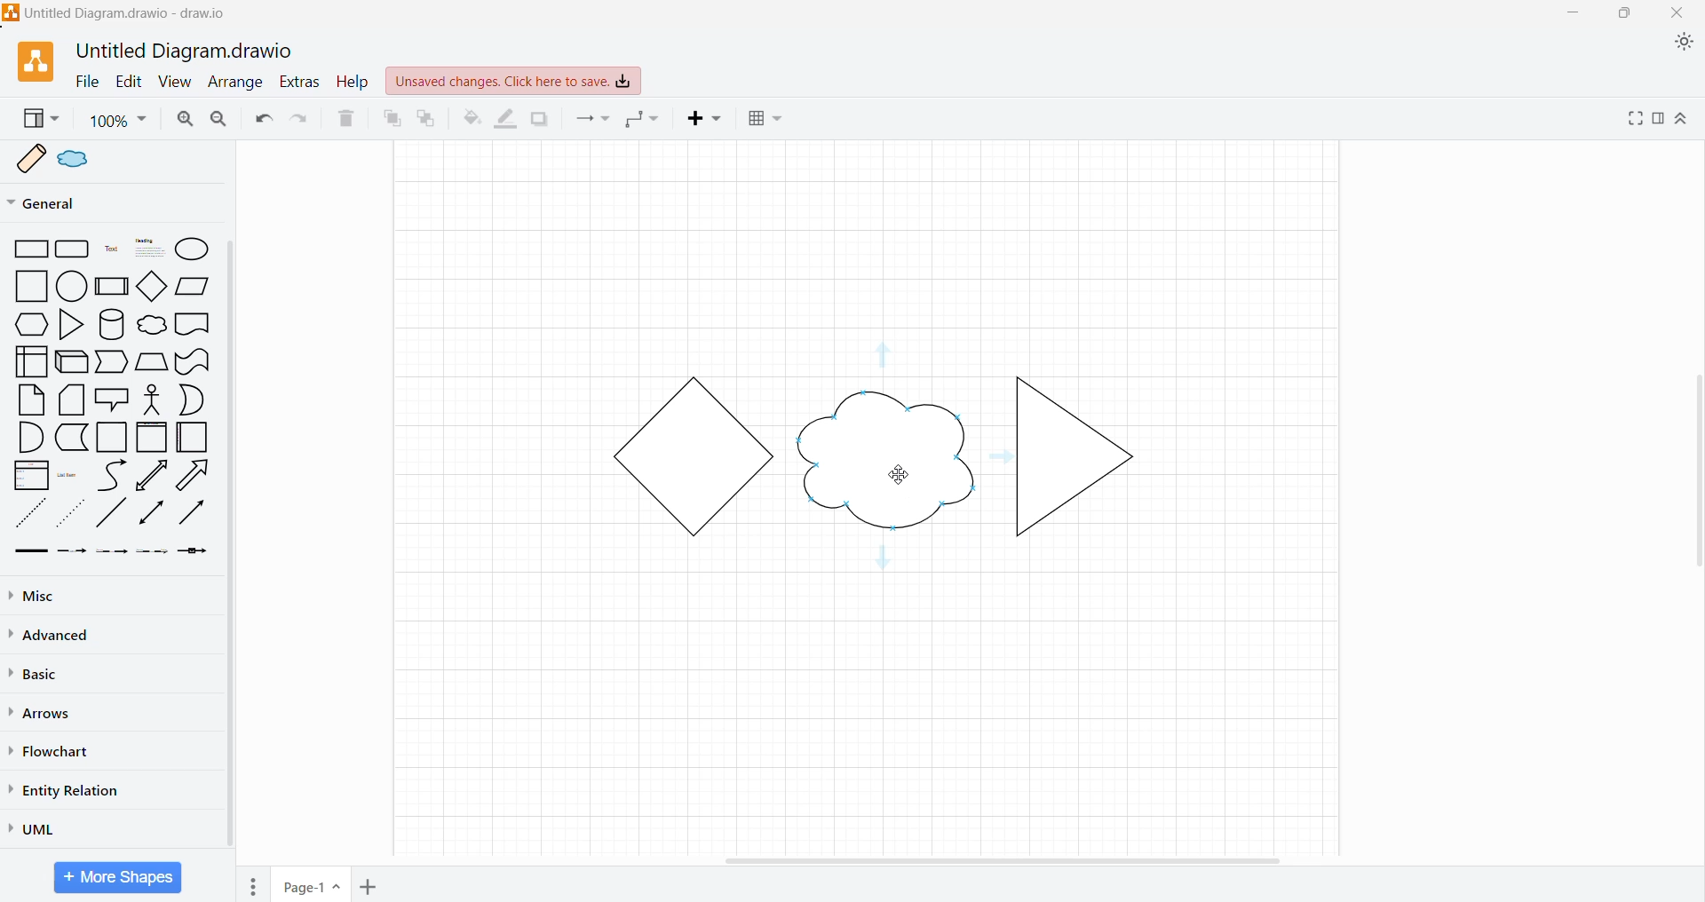 This screenshot has width=1705, height=902. Describe the element at coordinates (41, 827) in the screenshot. I see `UML` at that location.